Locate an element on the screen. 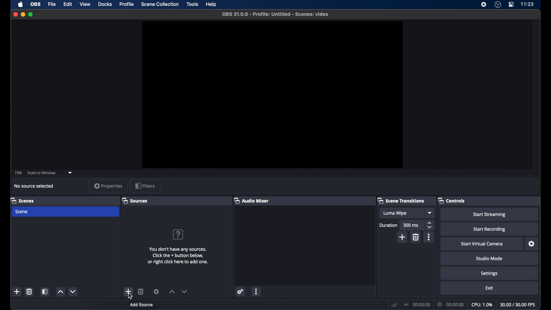 This screenshot has width=551, height=310. scene collection is located at coordinates (160, 4).